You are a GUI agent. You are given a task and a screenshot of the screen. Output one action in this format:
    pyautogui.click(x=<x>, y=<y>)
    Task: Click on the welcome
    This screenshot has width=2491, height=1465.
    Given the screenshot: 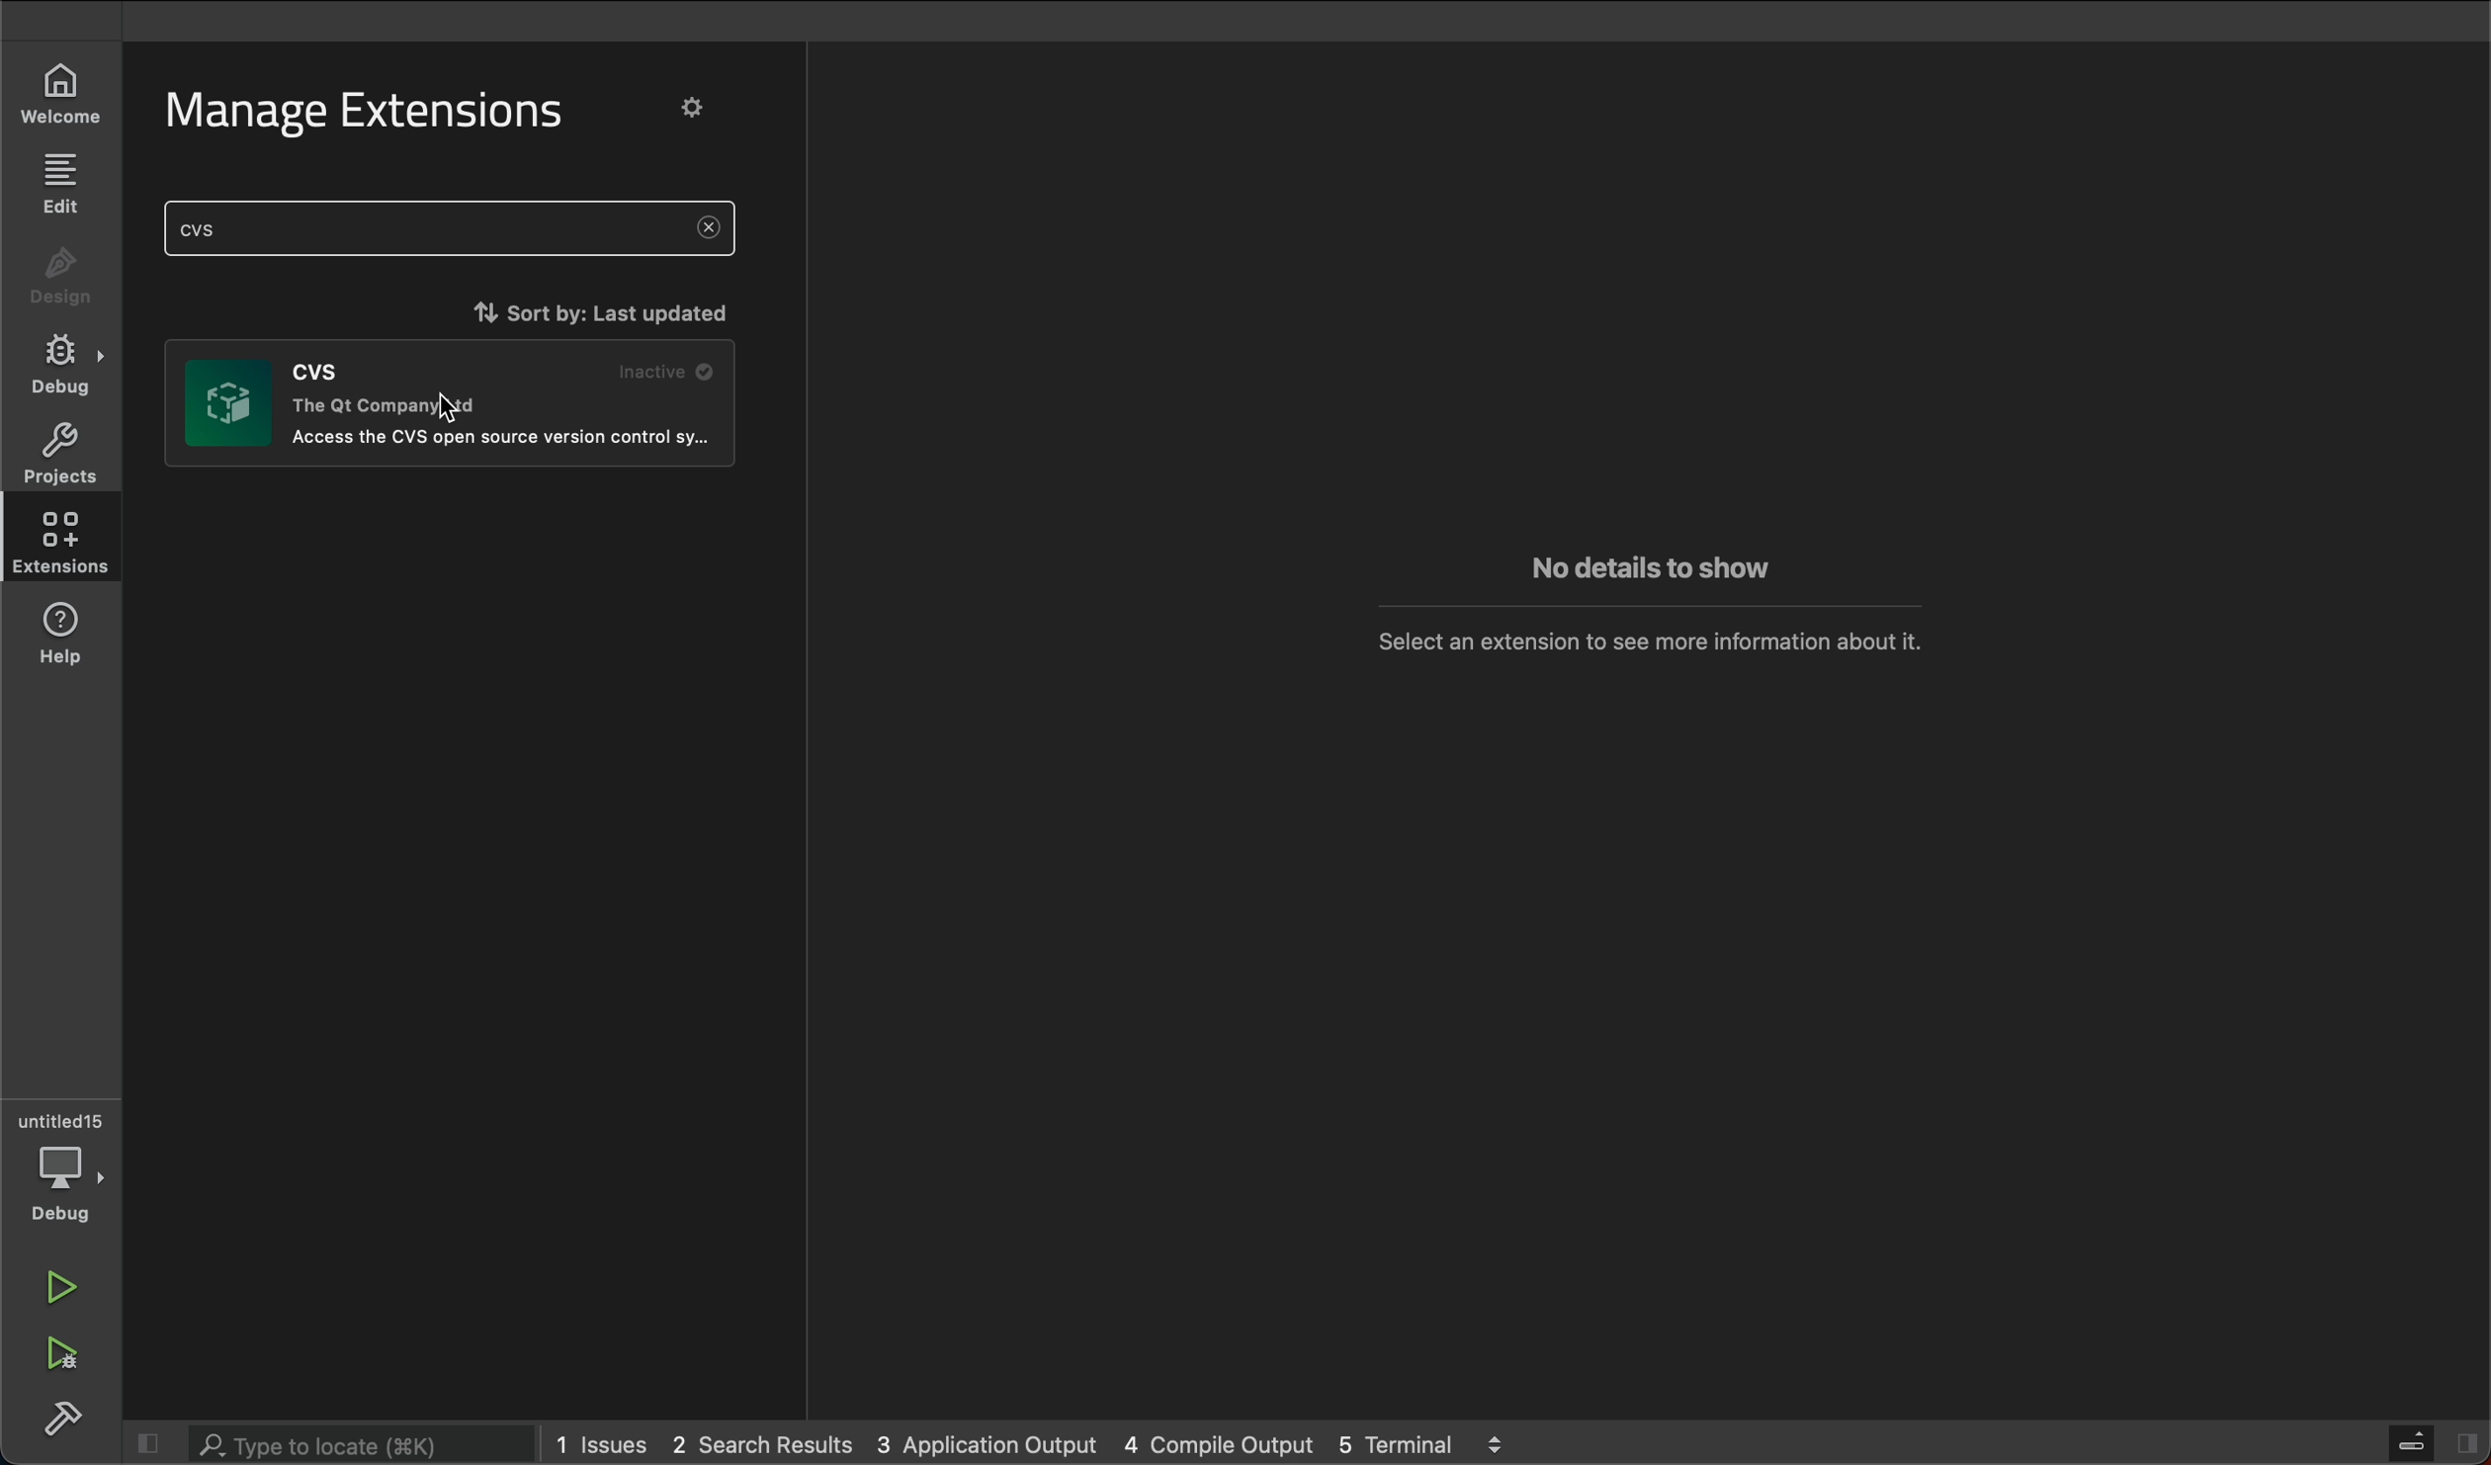 What is the action you would take?
    pyautogui.click(x=52, y=99)
    